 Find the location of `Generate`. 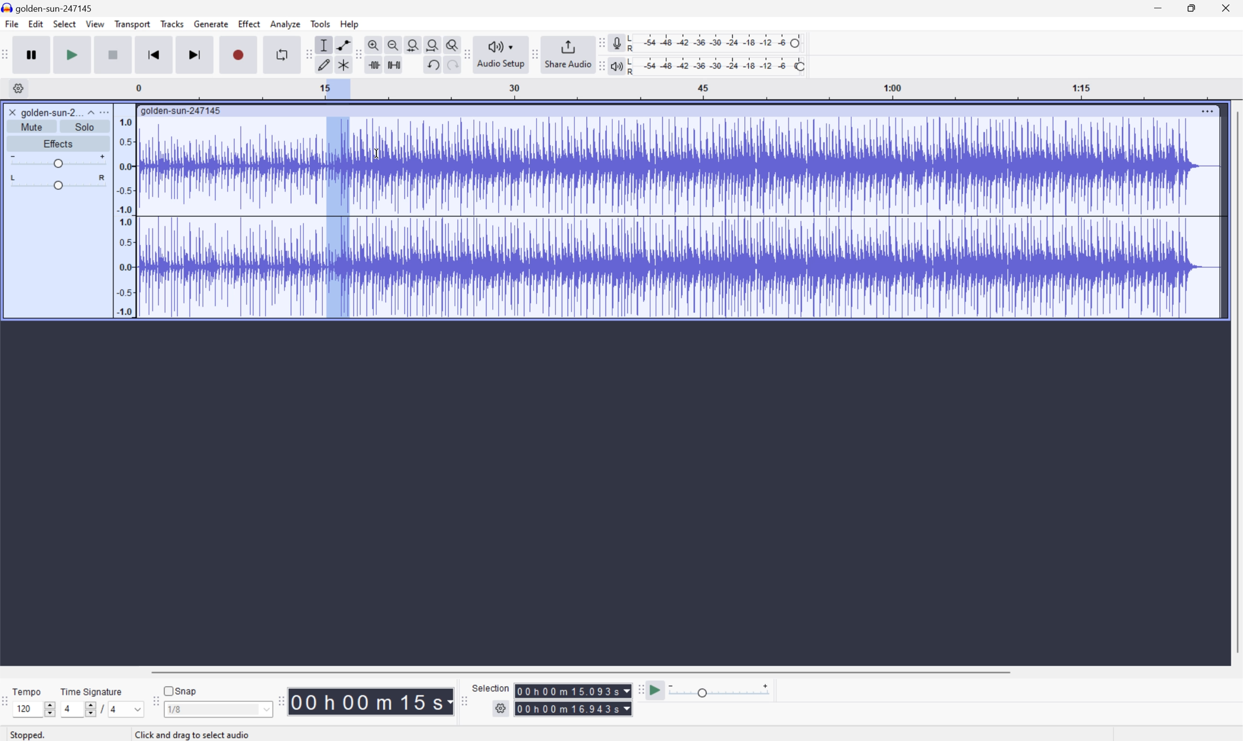

Generate is located at coordinates (212, 23).